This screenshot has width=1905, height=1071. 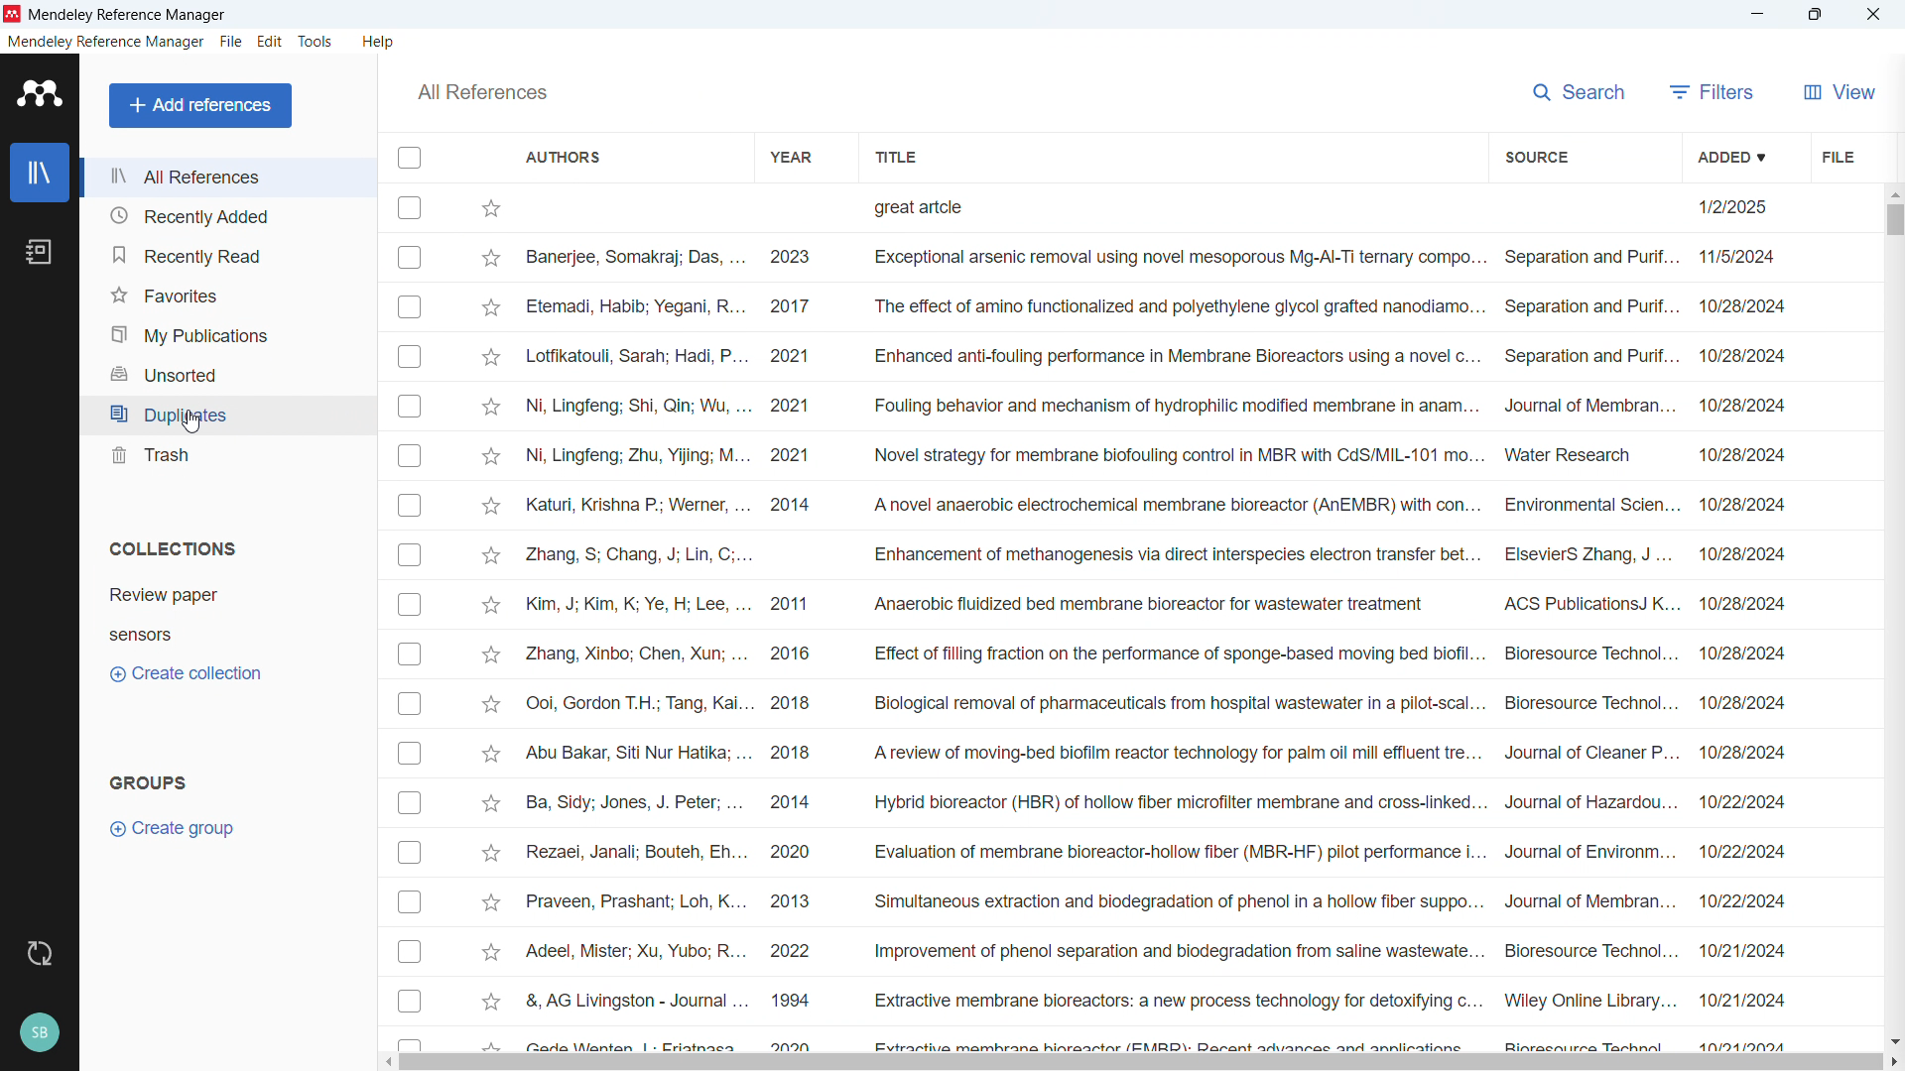 What do you see at coordinates (490, 618) in the screenshot?
I see `Star Mark individual entries ` at bounding box center [490, 618].